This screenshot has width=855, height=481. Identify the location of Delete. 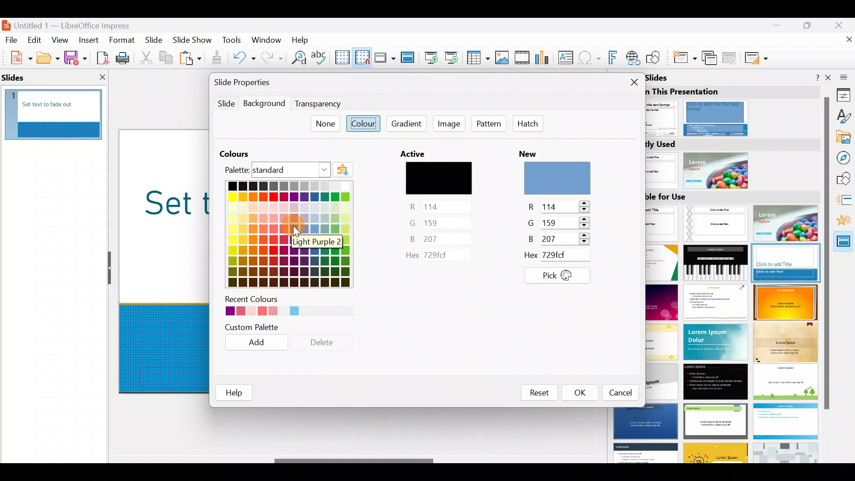
(325, 345).